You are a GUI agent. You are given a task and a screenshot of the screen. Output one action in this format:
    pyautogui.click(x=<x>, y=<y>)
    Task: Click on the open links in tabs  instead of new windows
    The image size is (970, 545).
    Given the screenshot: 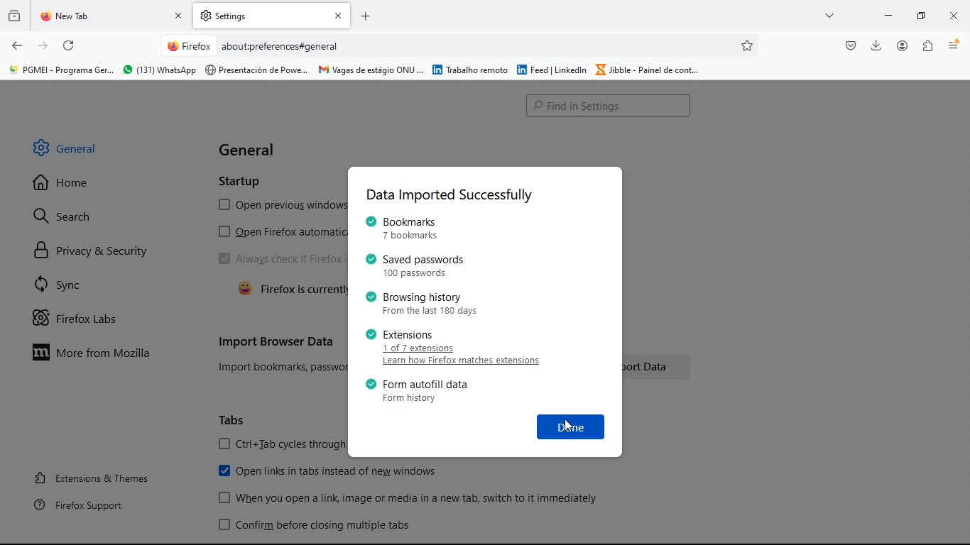 What is the action you would take?
    pyautogui.click(x=334, y=473)
    